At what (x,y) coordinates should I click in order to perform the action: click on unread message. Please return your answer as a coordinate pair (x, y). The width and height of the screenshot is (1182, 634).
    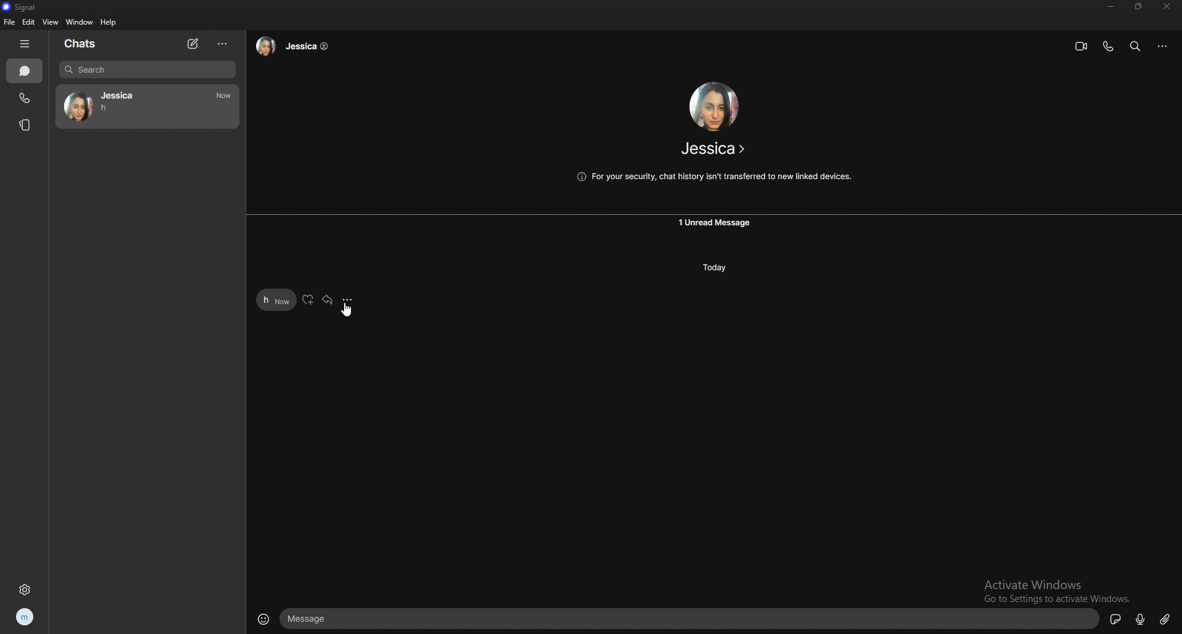
    Looking at the image, I should click on (716, 223).